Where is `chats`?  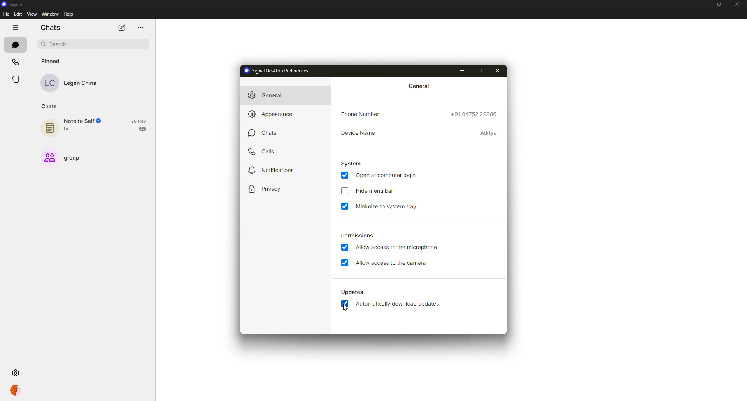 chats is located at coordinates (15, 45).